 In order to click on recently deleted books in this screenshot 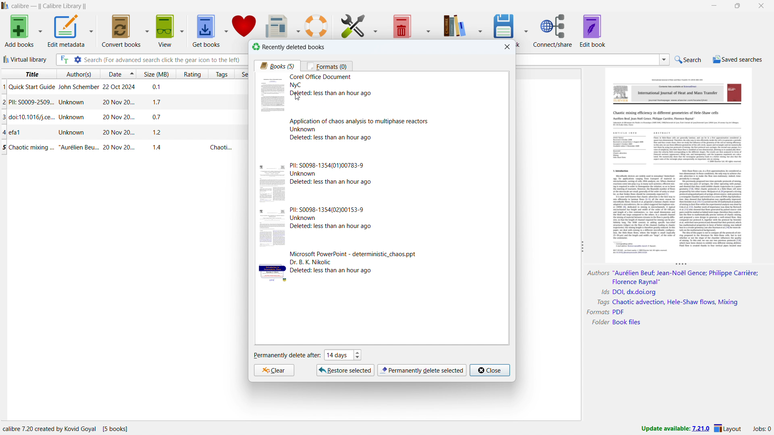, I will do `click(288, 47)`.